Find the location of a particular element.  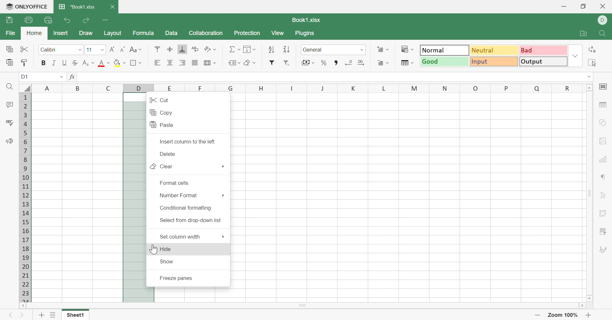

Calibri is located at coordinates (51, 49).